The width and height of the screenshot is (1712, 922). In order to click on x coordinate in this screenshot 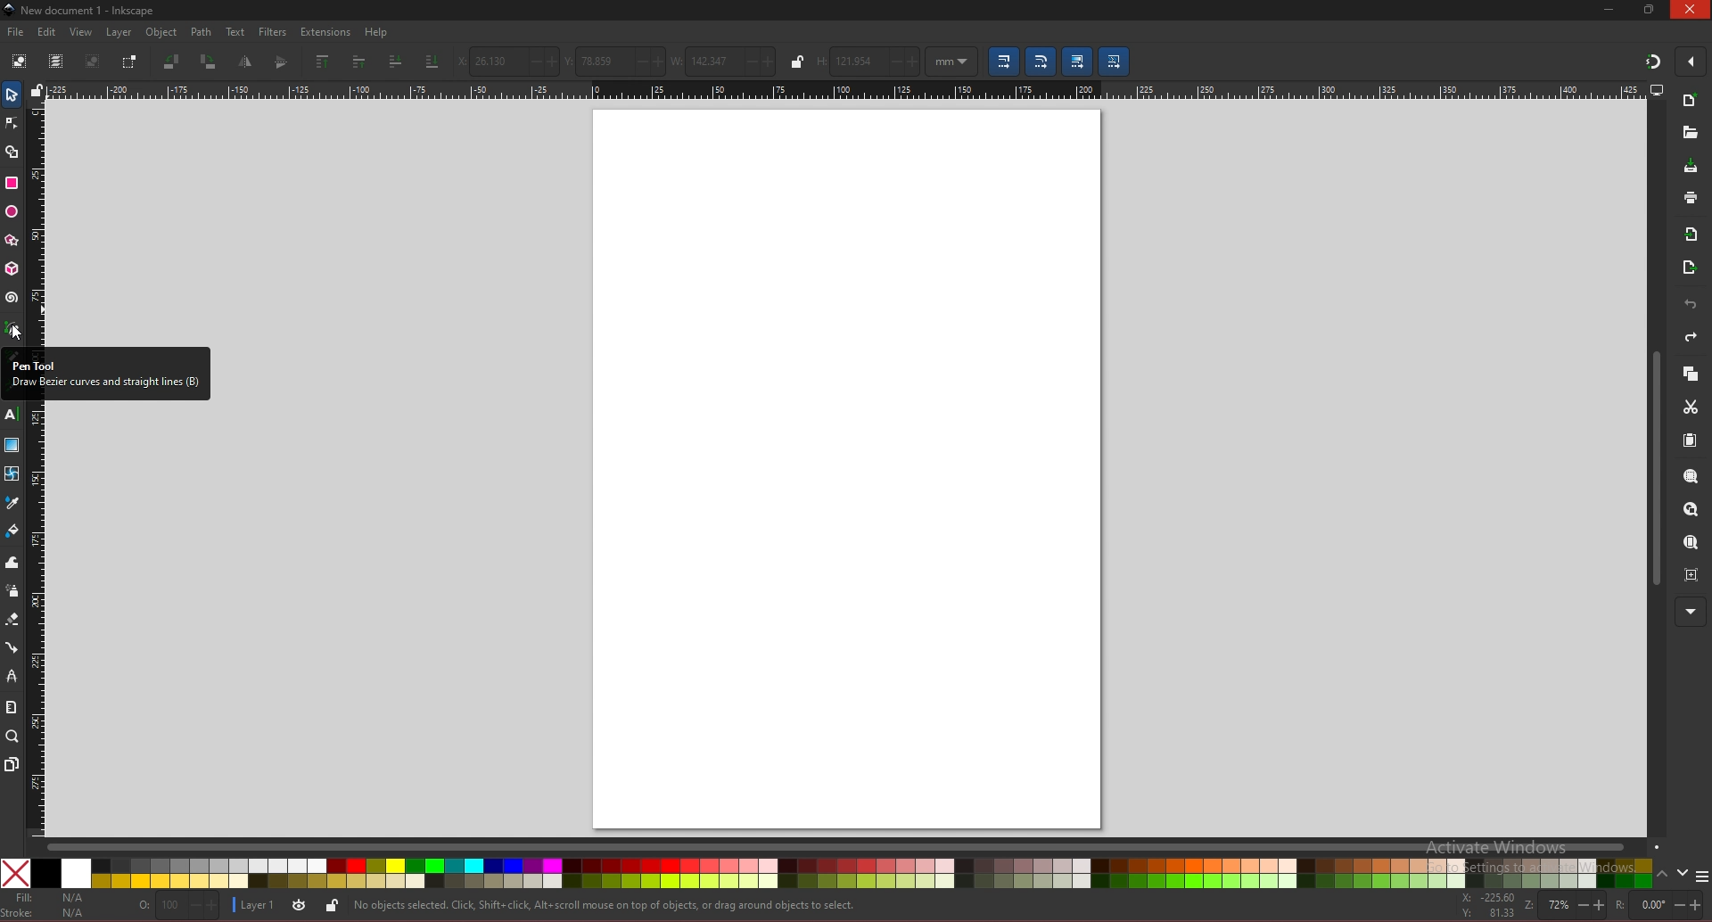, I will do `click(506, 62)`.